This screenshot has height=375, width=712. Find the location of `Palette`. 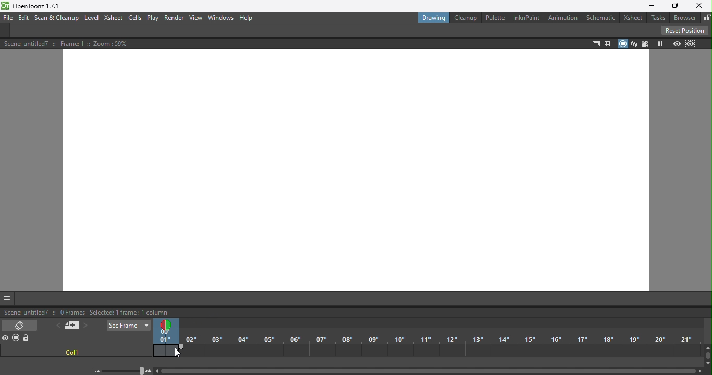

Palette is located at coordinates (496, 18).